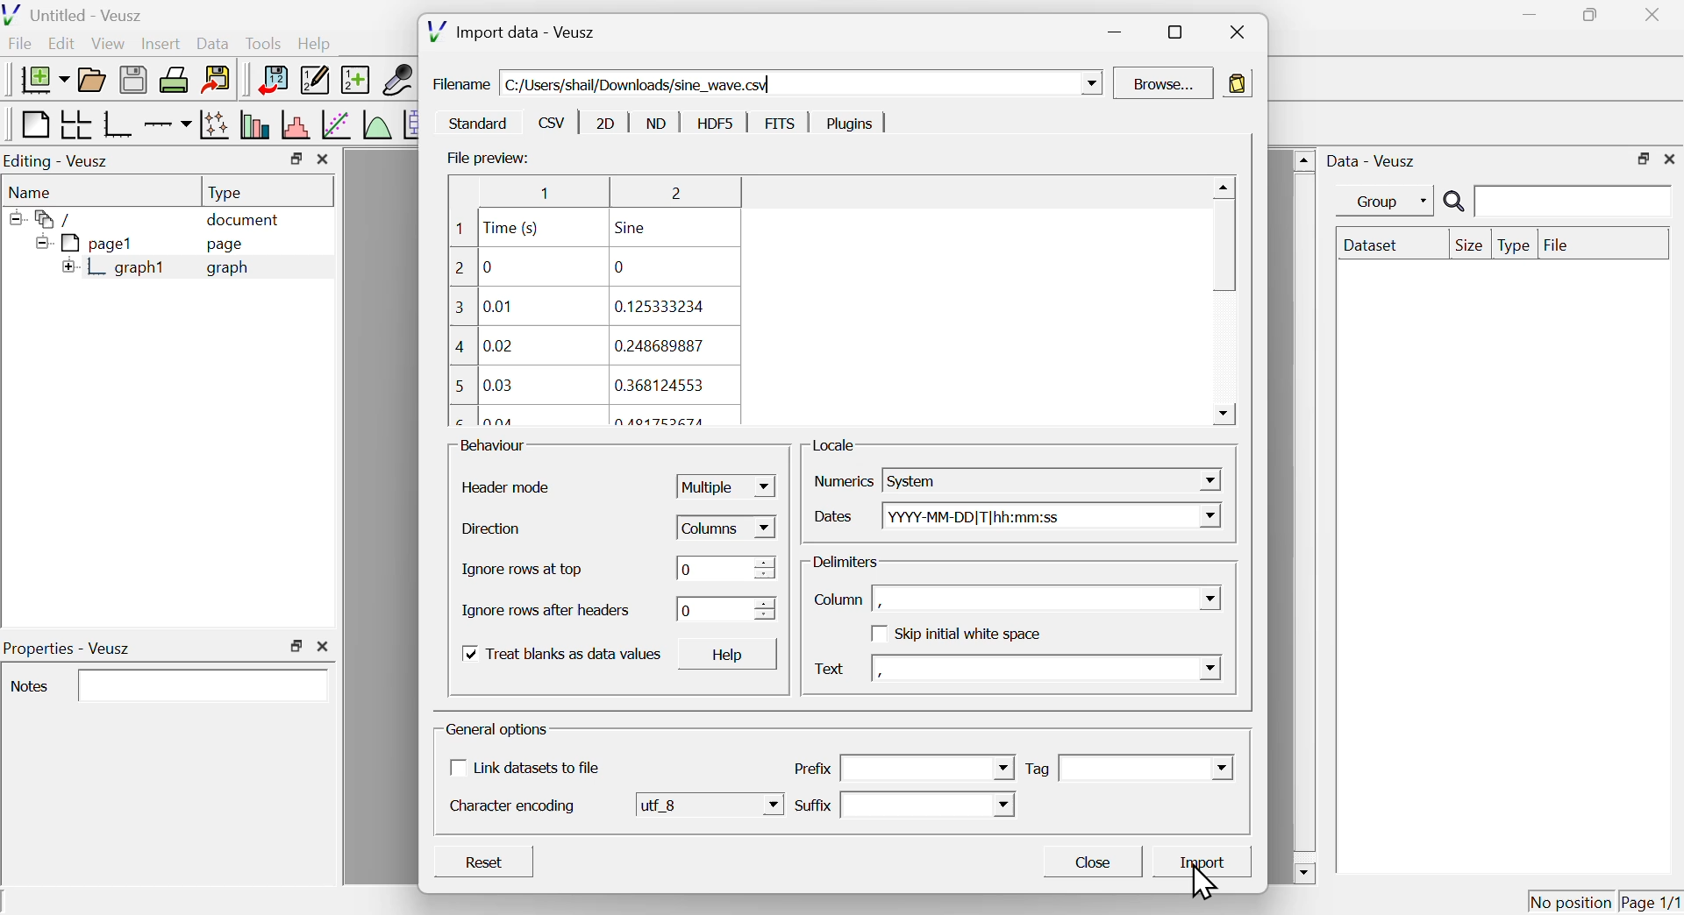 Image resolution: width=1684 pixels, height=915 pixels. What do you see at coordinates (1586, 16) in the screenshot?
I see `maximize` at bounding box center [1586, 16].